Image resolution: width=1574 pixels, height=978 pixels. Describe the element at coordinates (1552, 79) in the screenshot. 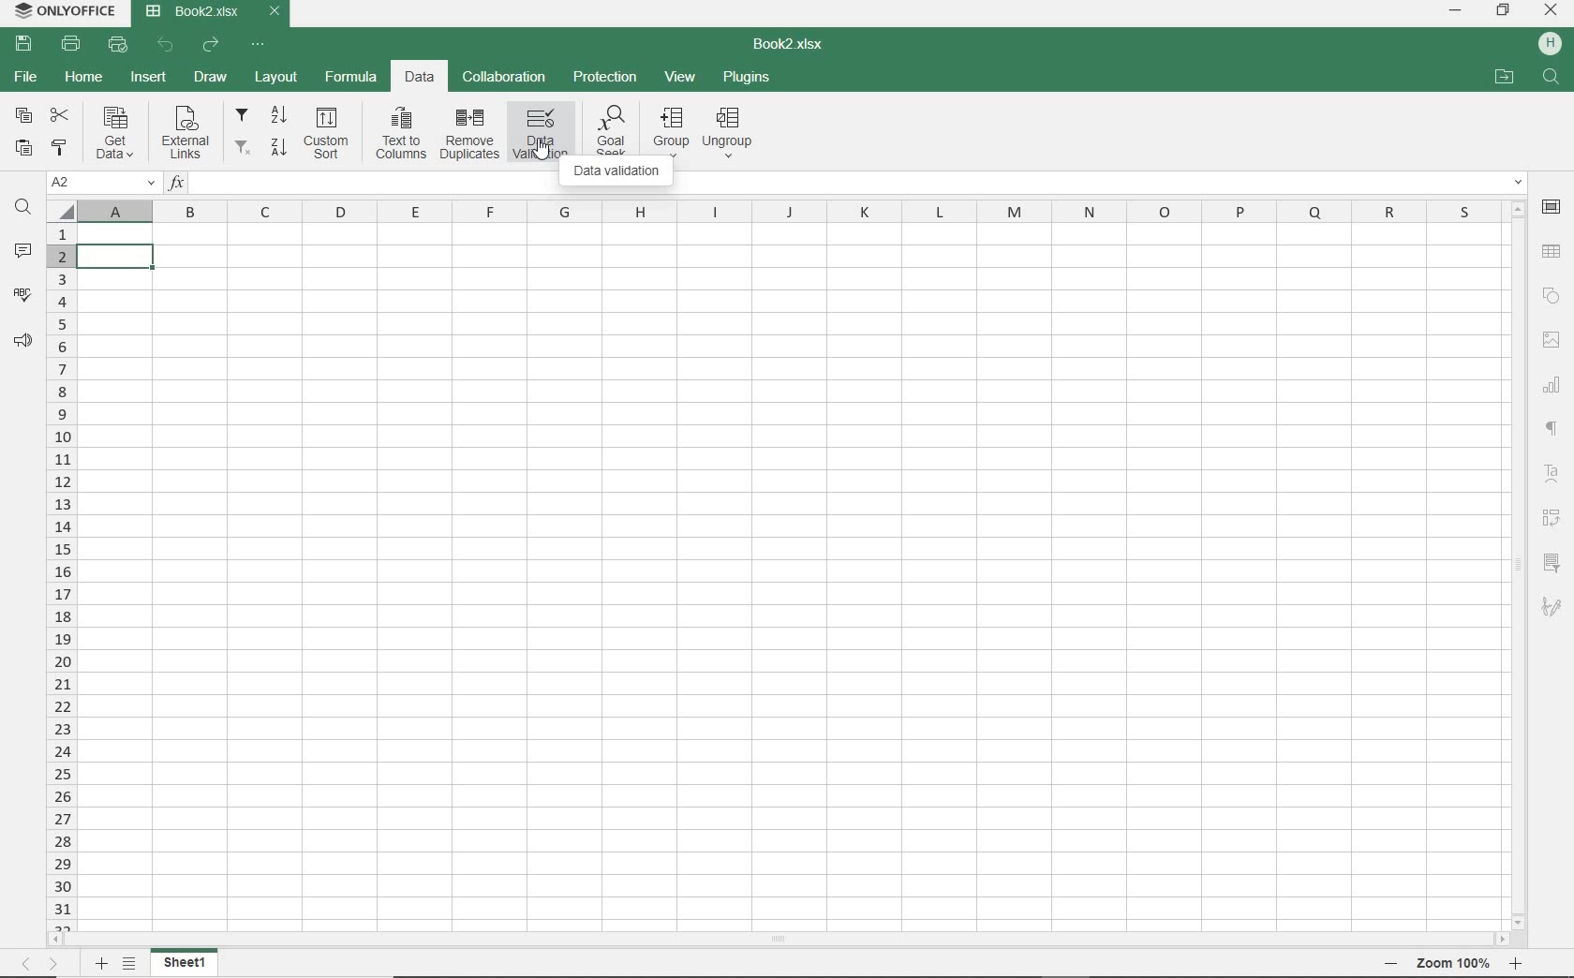

I see `FIND` at that location.